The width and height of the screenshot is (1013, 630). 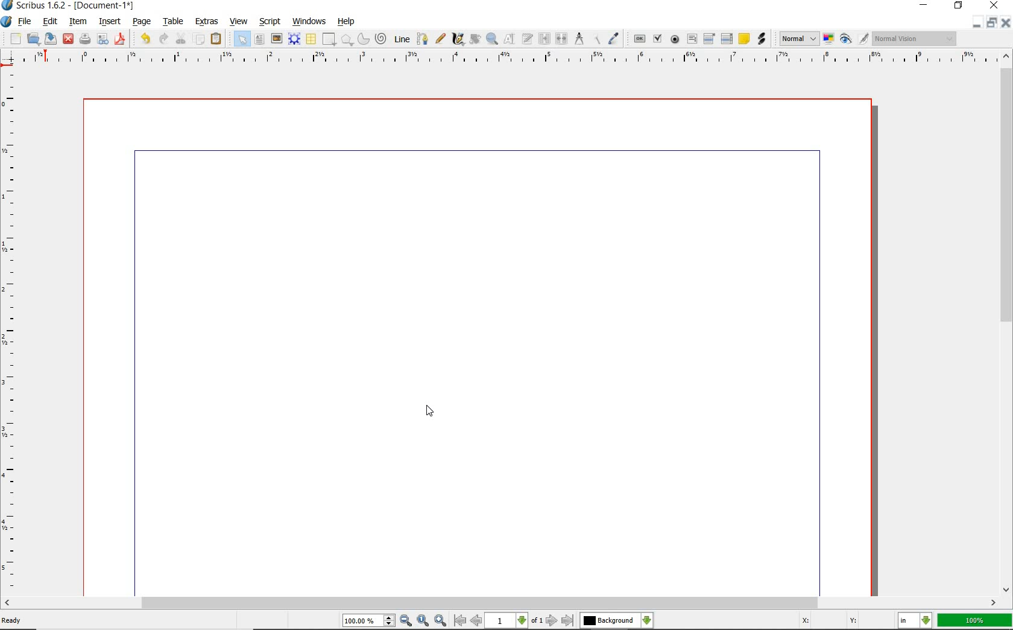 What do you see at coordinates (208, 22) in the screenshot?
I see `extras` at bounding box center [208, 22].